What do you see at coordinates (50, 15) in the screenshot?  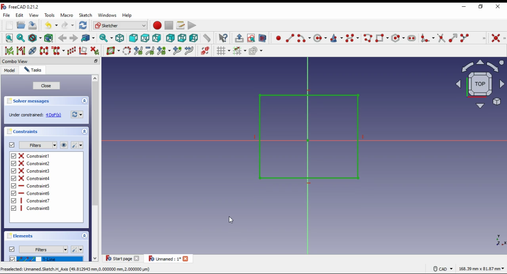 I see `tools` at bounding box center [50, 15].